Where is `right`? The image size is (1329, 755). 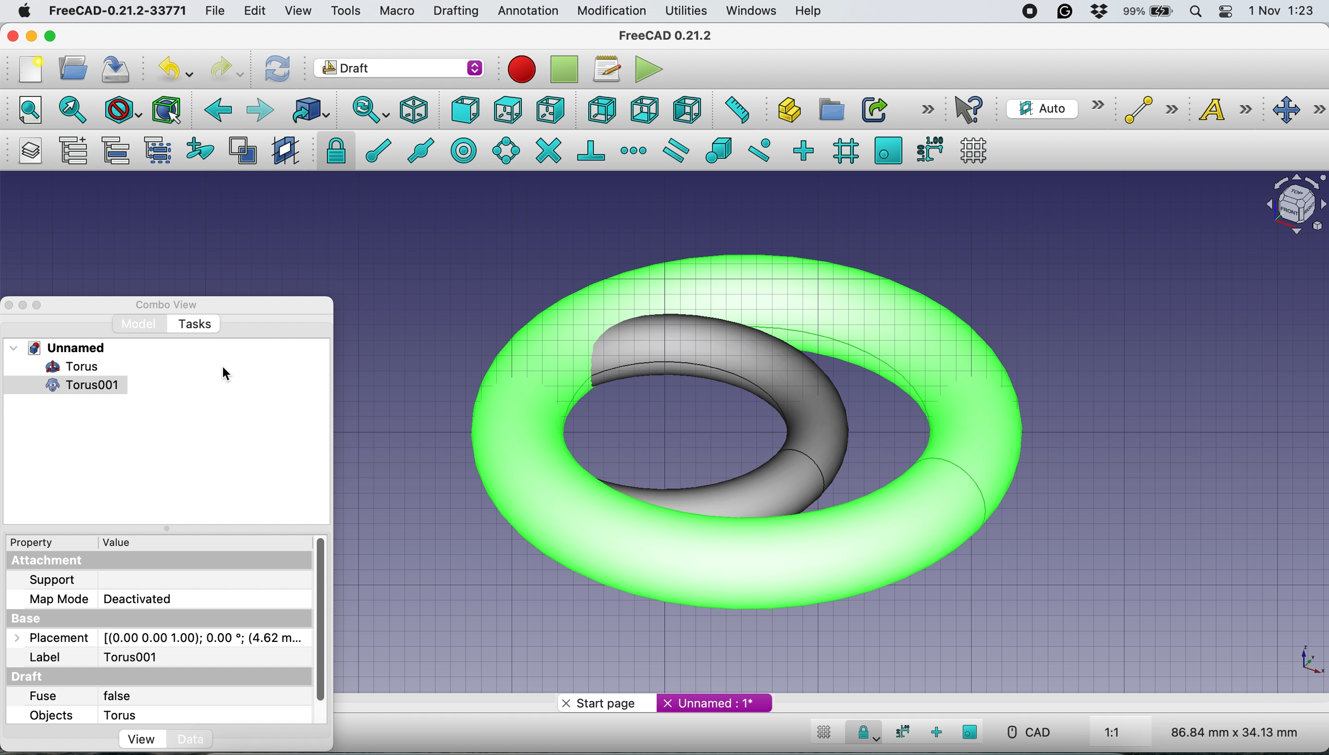 right is located at coordinates (549, 111).